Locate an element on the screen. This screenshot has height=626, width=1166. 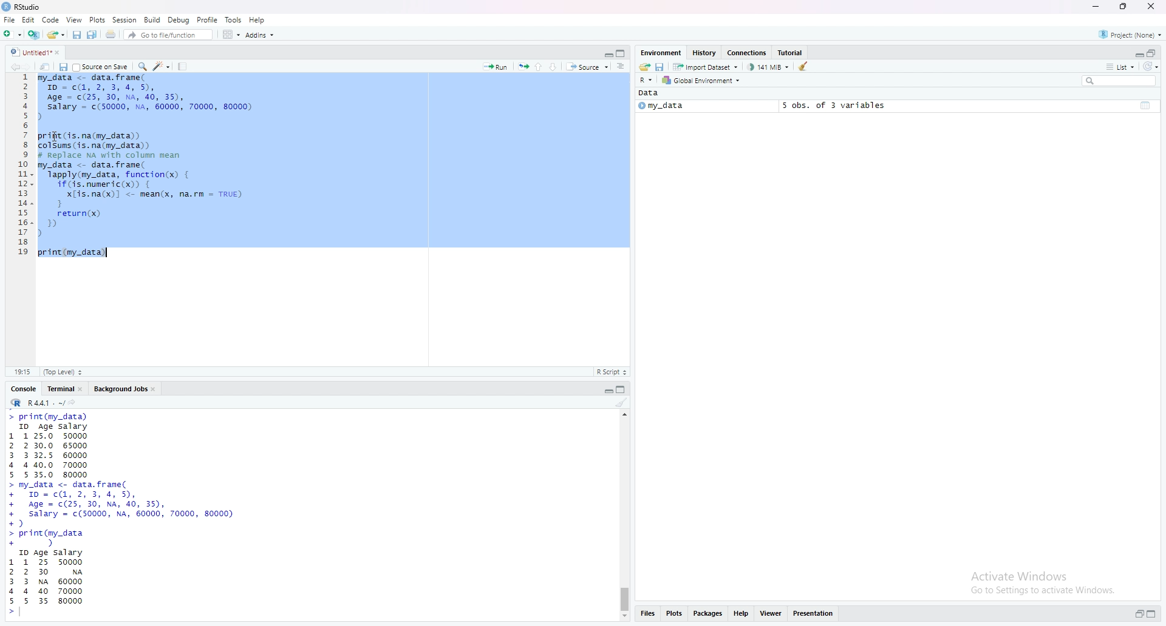
line numbers is located at coordinates (24, 166).